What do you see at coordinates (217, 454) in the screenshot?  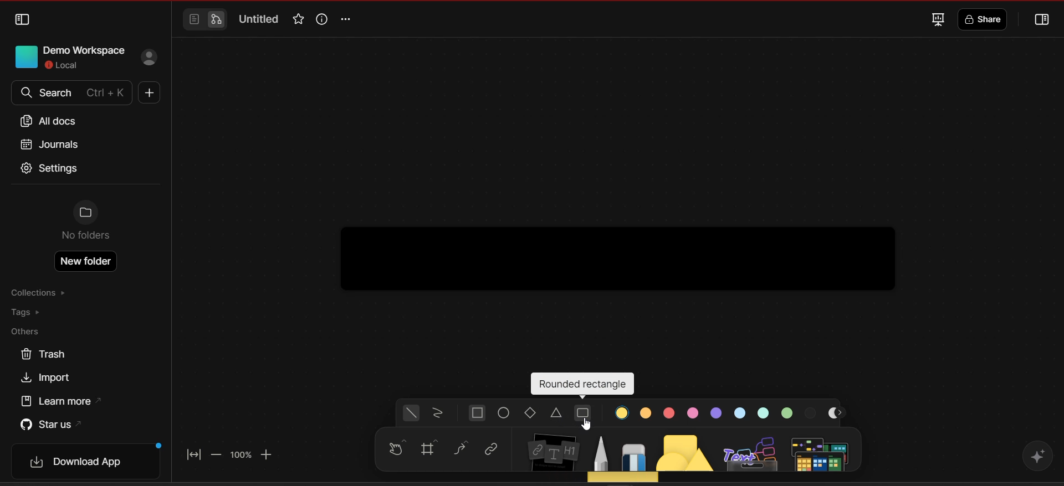 I see `zoom out` at bounding box center [217, 454].